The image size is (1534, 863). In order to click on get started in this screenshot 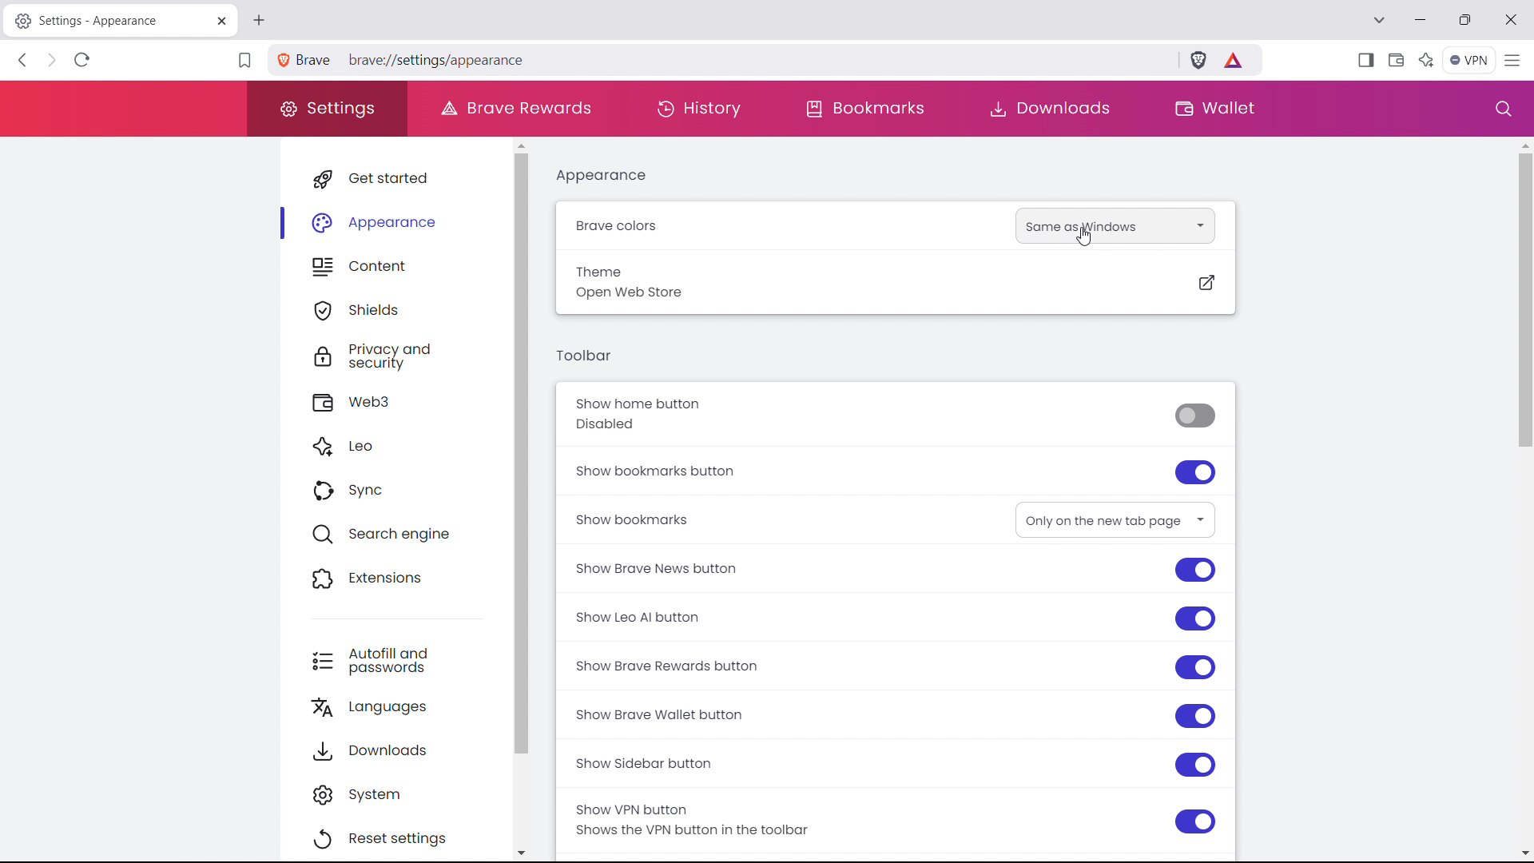, I will do `click(405, 176)`.